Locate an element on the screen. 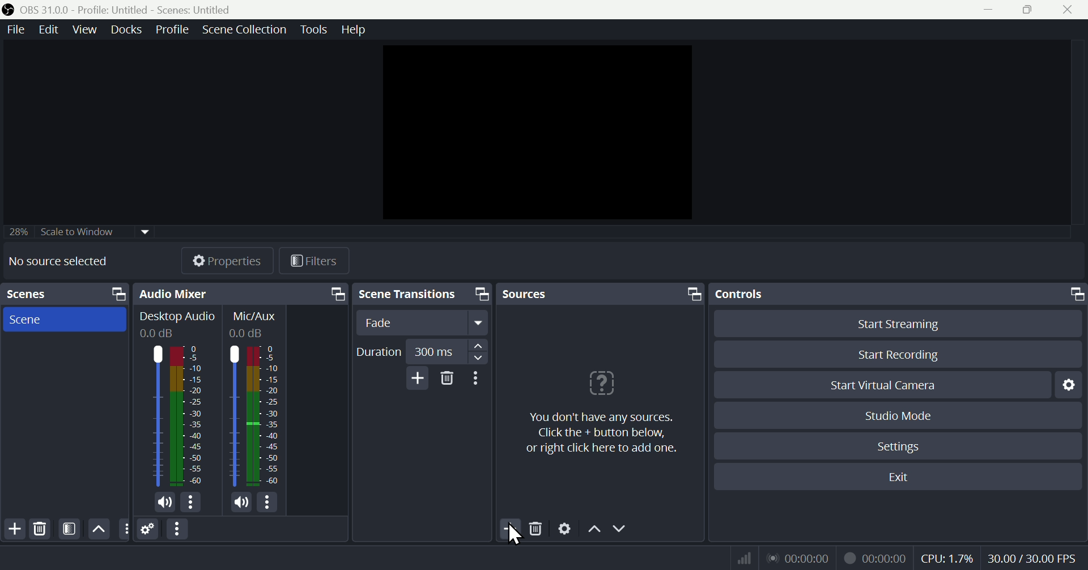 This screenshot has width=1088, height=570. Delete is located at coordinates (40, 529).